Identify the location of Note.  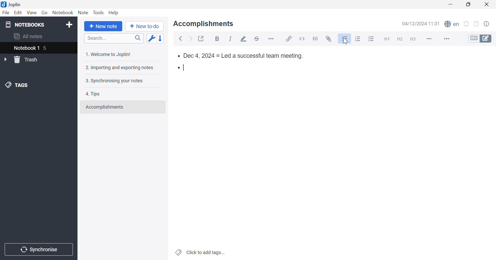
(83, 13).